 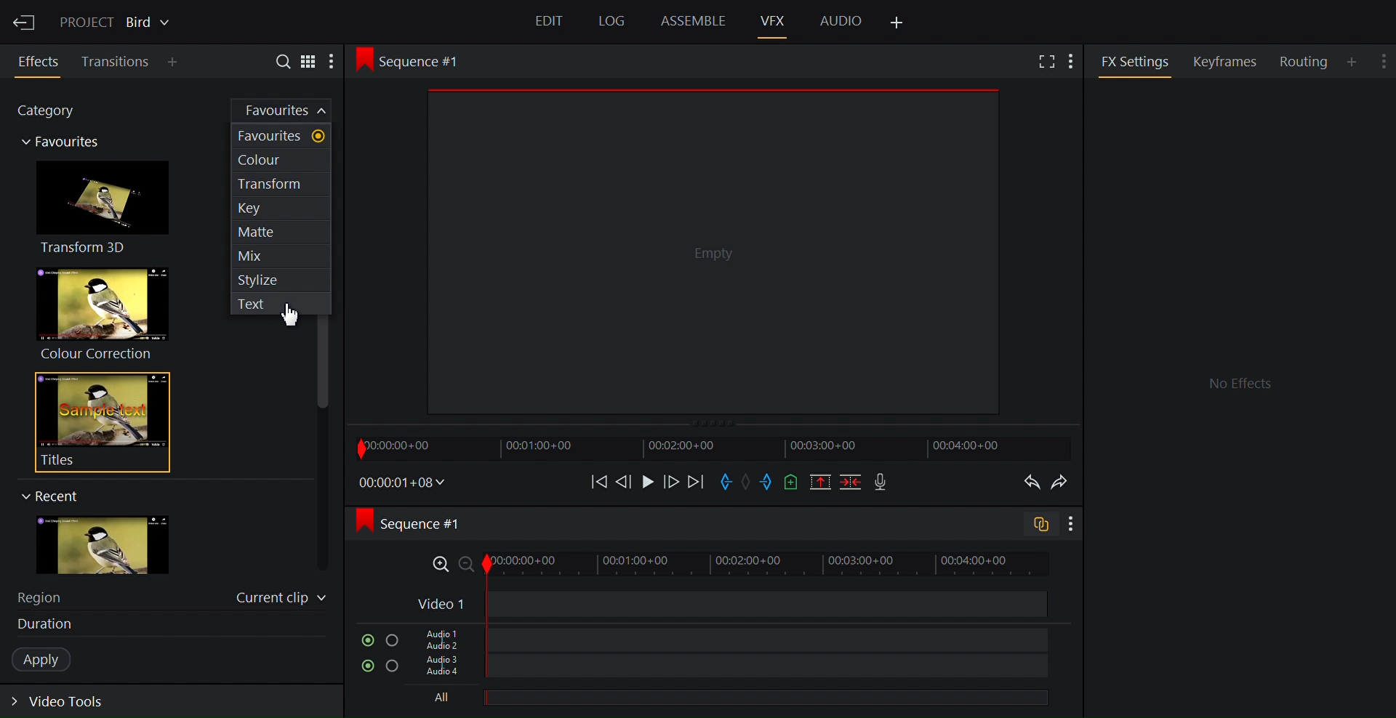 What do you see at coordinates (852, 483) in the screenshot?
I see `Delete/cut` at bounding box center [852, 483].